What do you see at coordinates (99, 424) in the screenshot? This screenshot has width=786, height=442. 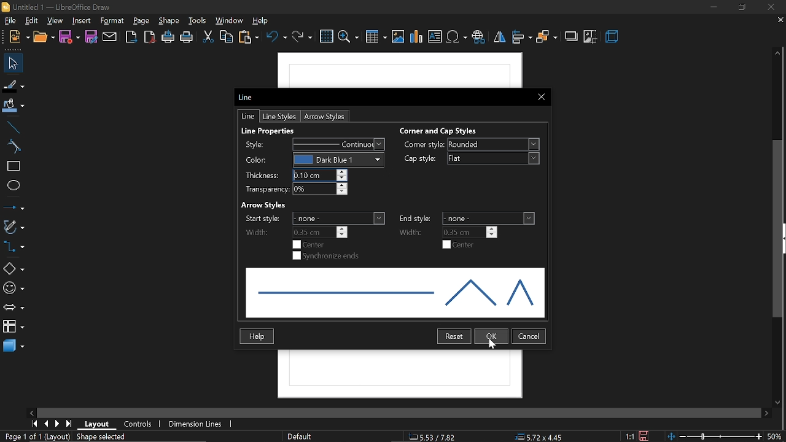 I see `layout` at bounding box center [99, 424].